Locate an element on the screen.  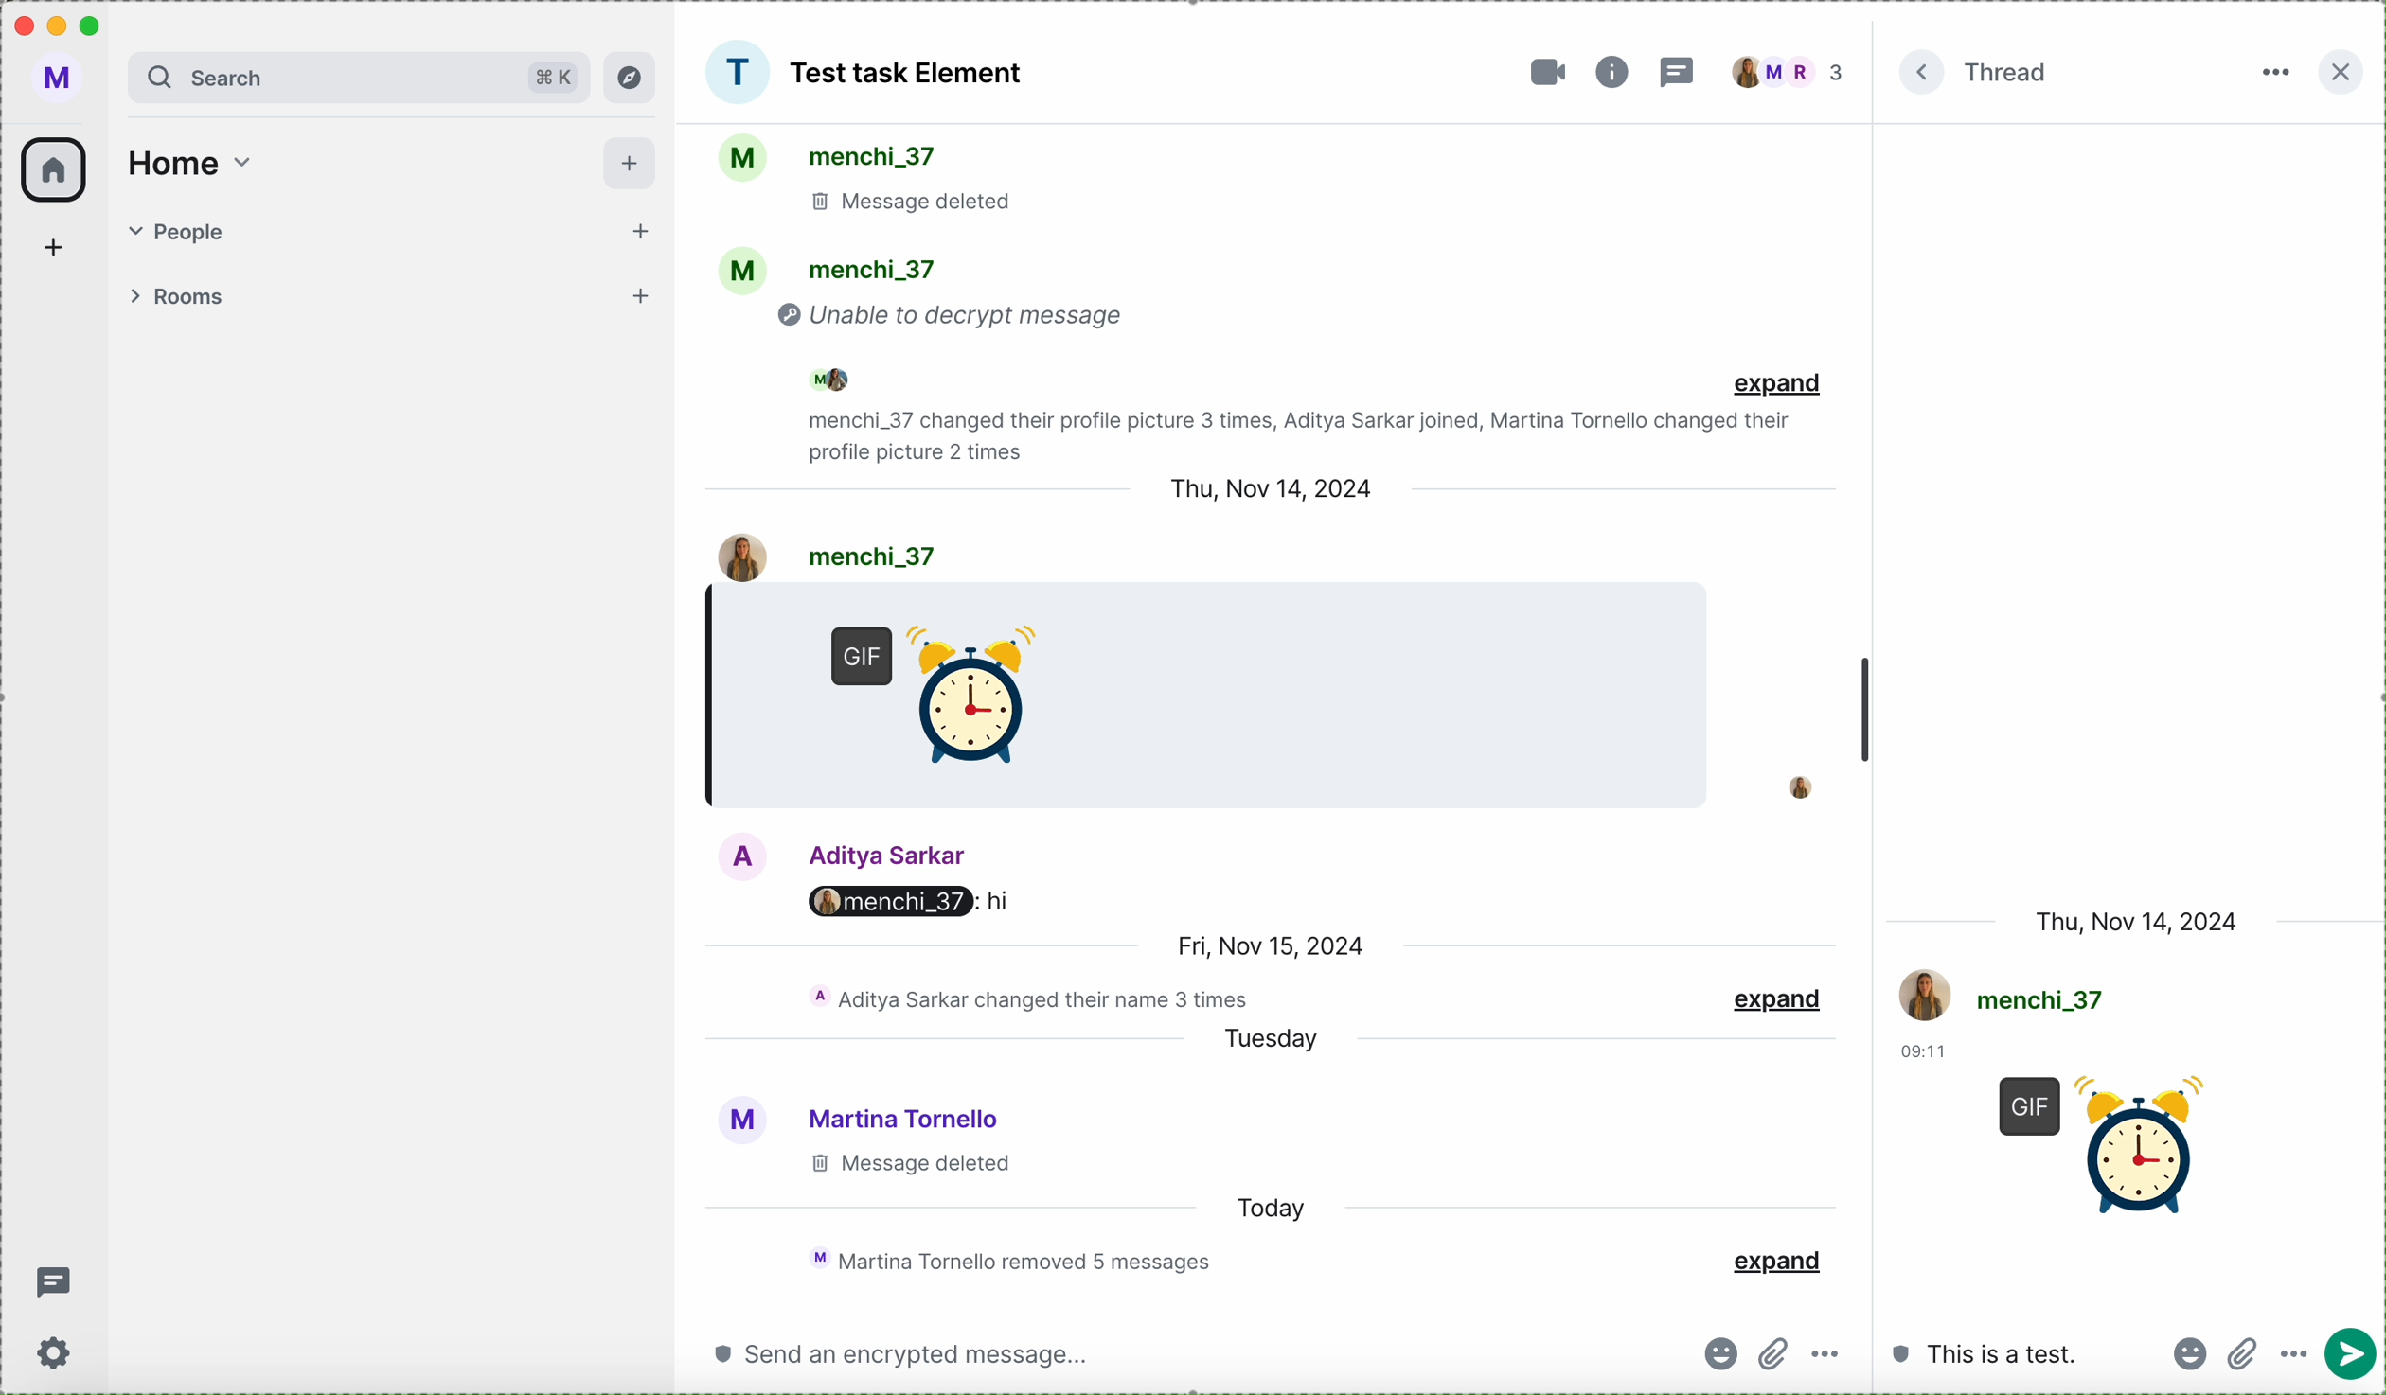
Aditya's message is located at coordinates (913, 906).